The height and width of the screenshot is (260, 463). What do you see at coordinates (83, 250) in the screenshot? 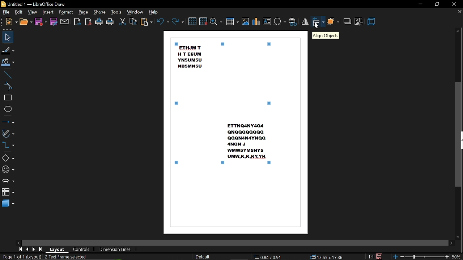
I see `controls` at bounding box center [83, 250].